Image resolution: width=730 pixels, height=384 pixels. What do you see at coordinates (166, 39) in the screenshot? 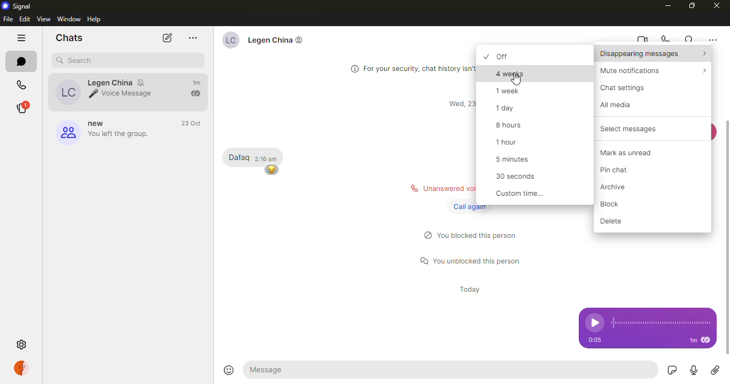
I see `new chat` at bounding box center [166, 39].